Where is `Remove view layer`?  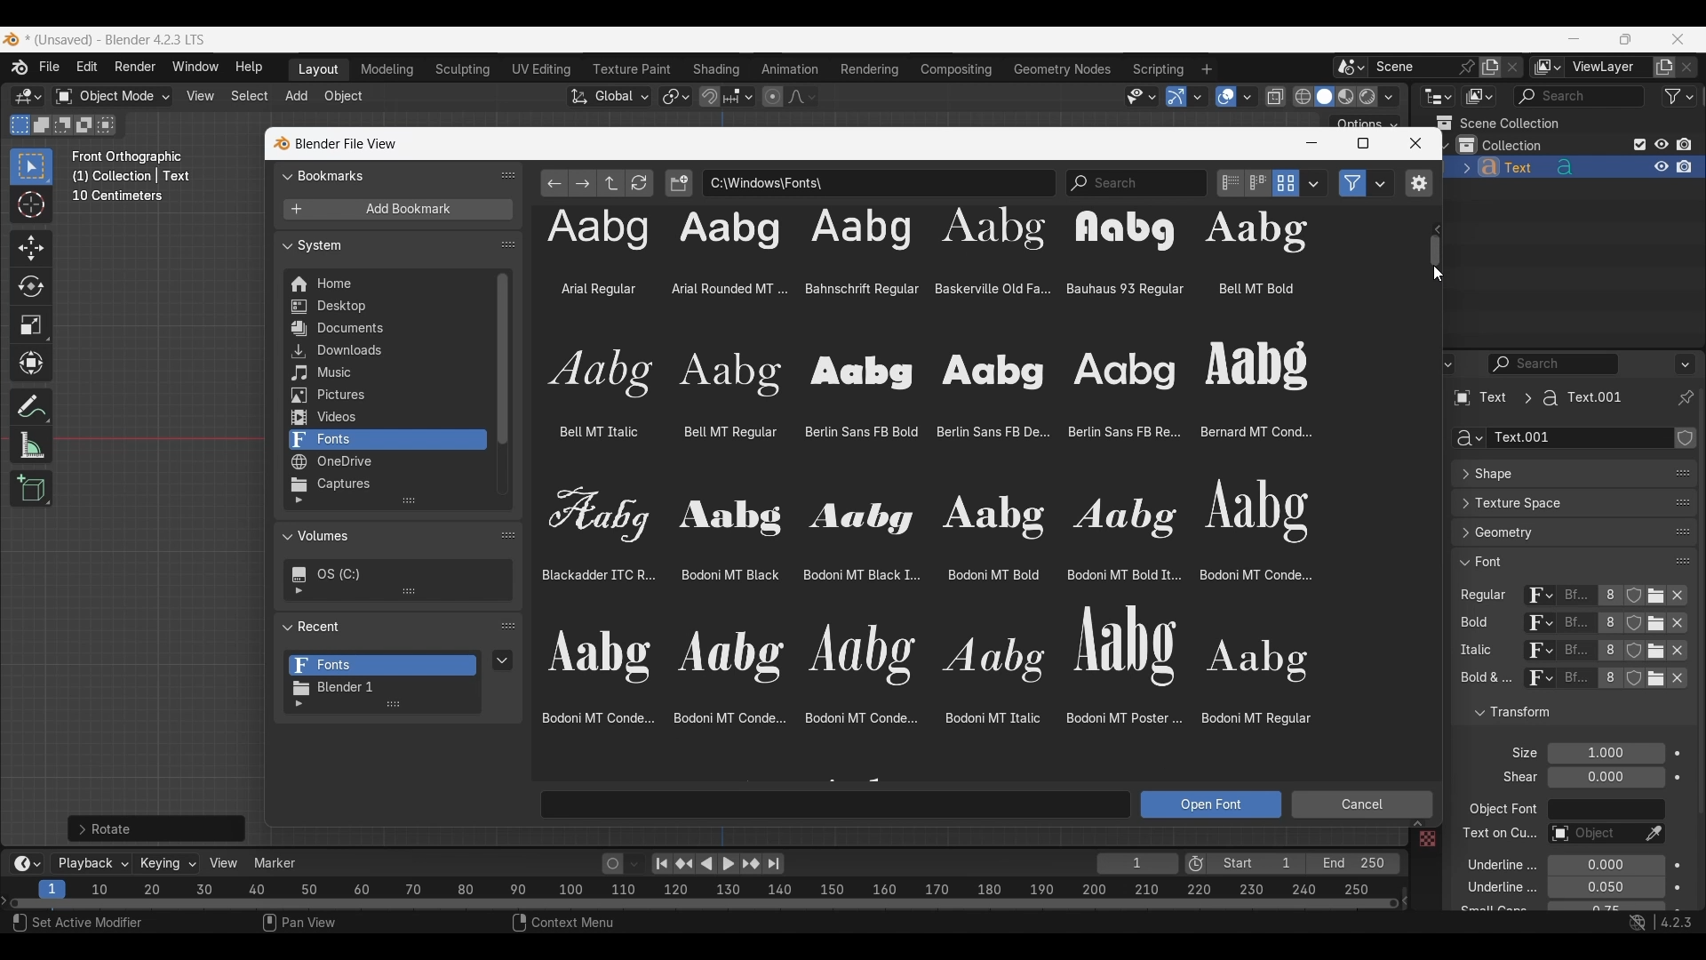
Remove view layer is located at coordinates (1687, 67).